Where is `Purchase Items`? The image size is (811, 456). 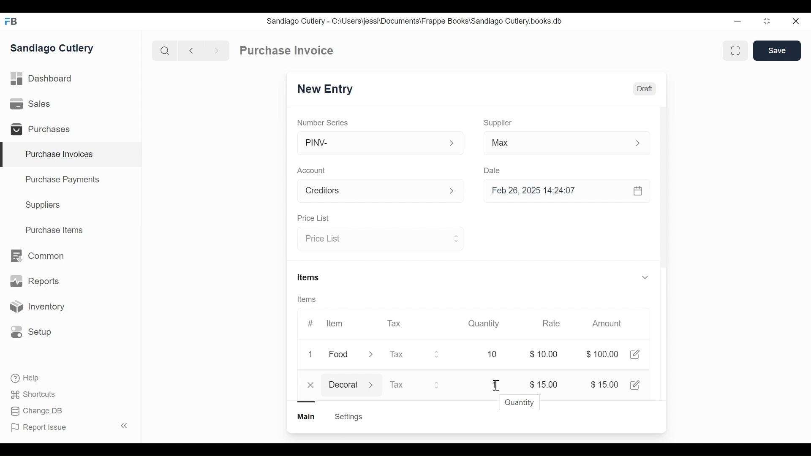 Purchase Items is located at coordinates (54, 231).